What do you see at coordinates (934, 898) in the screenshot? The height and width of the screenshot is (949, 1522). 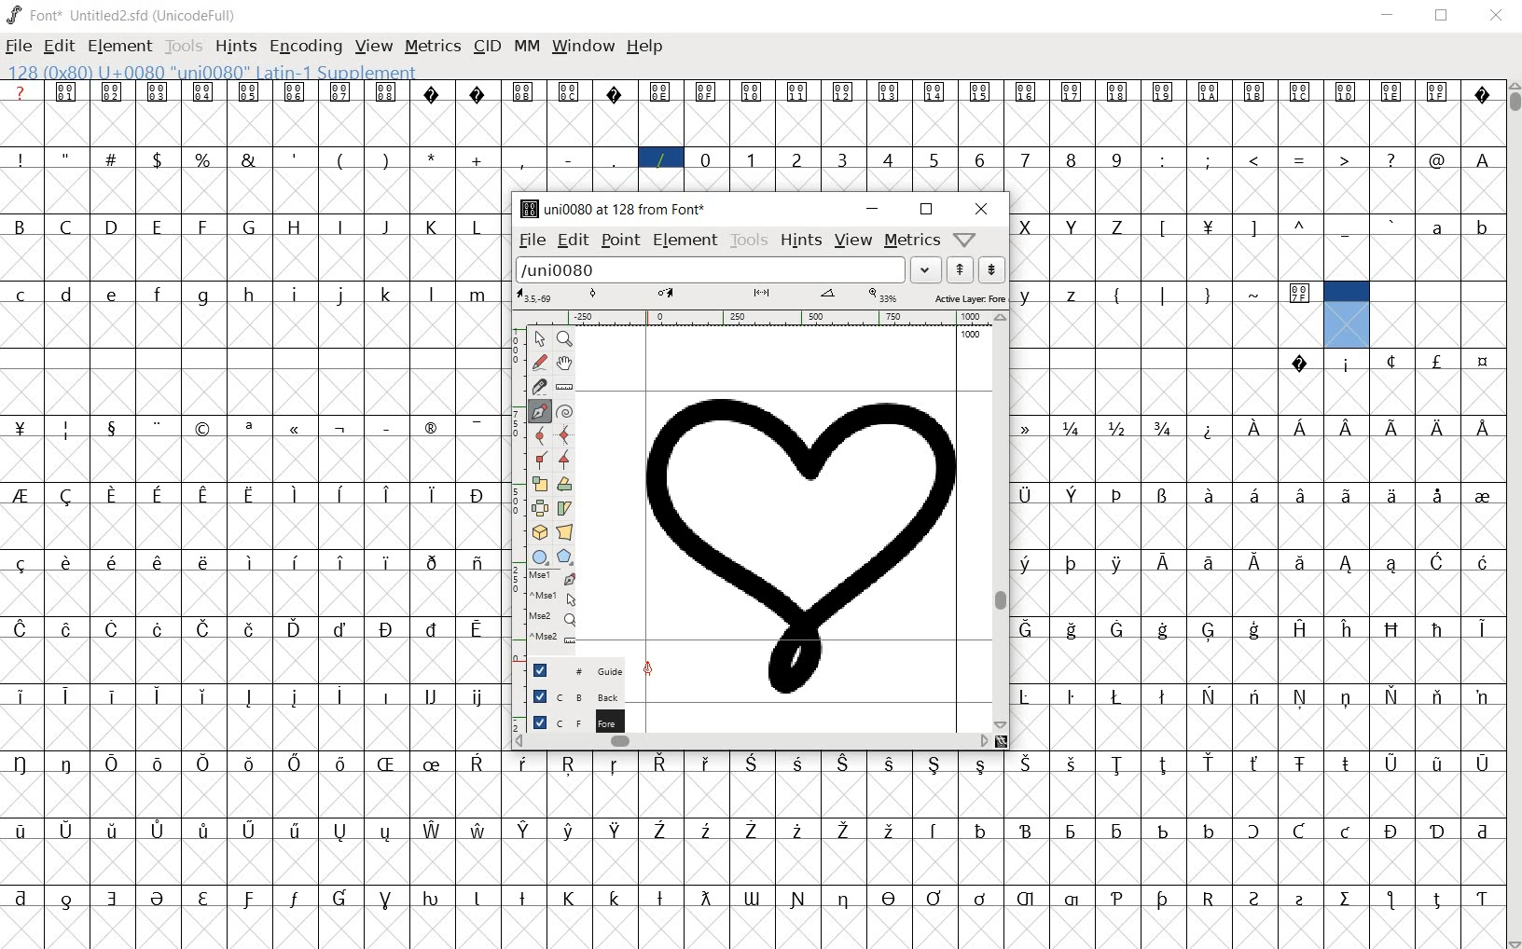 I see `glyph` at bounding box center [934, 898].